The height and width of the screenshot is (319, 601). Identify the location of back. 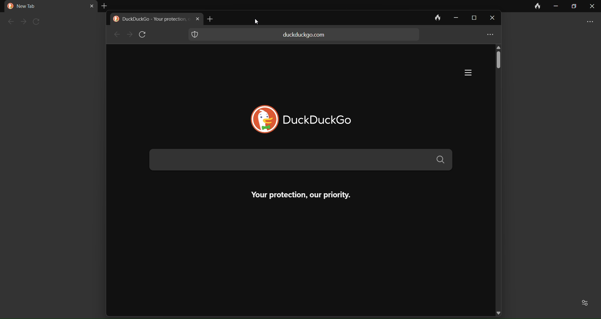
(9, 22).